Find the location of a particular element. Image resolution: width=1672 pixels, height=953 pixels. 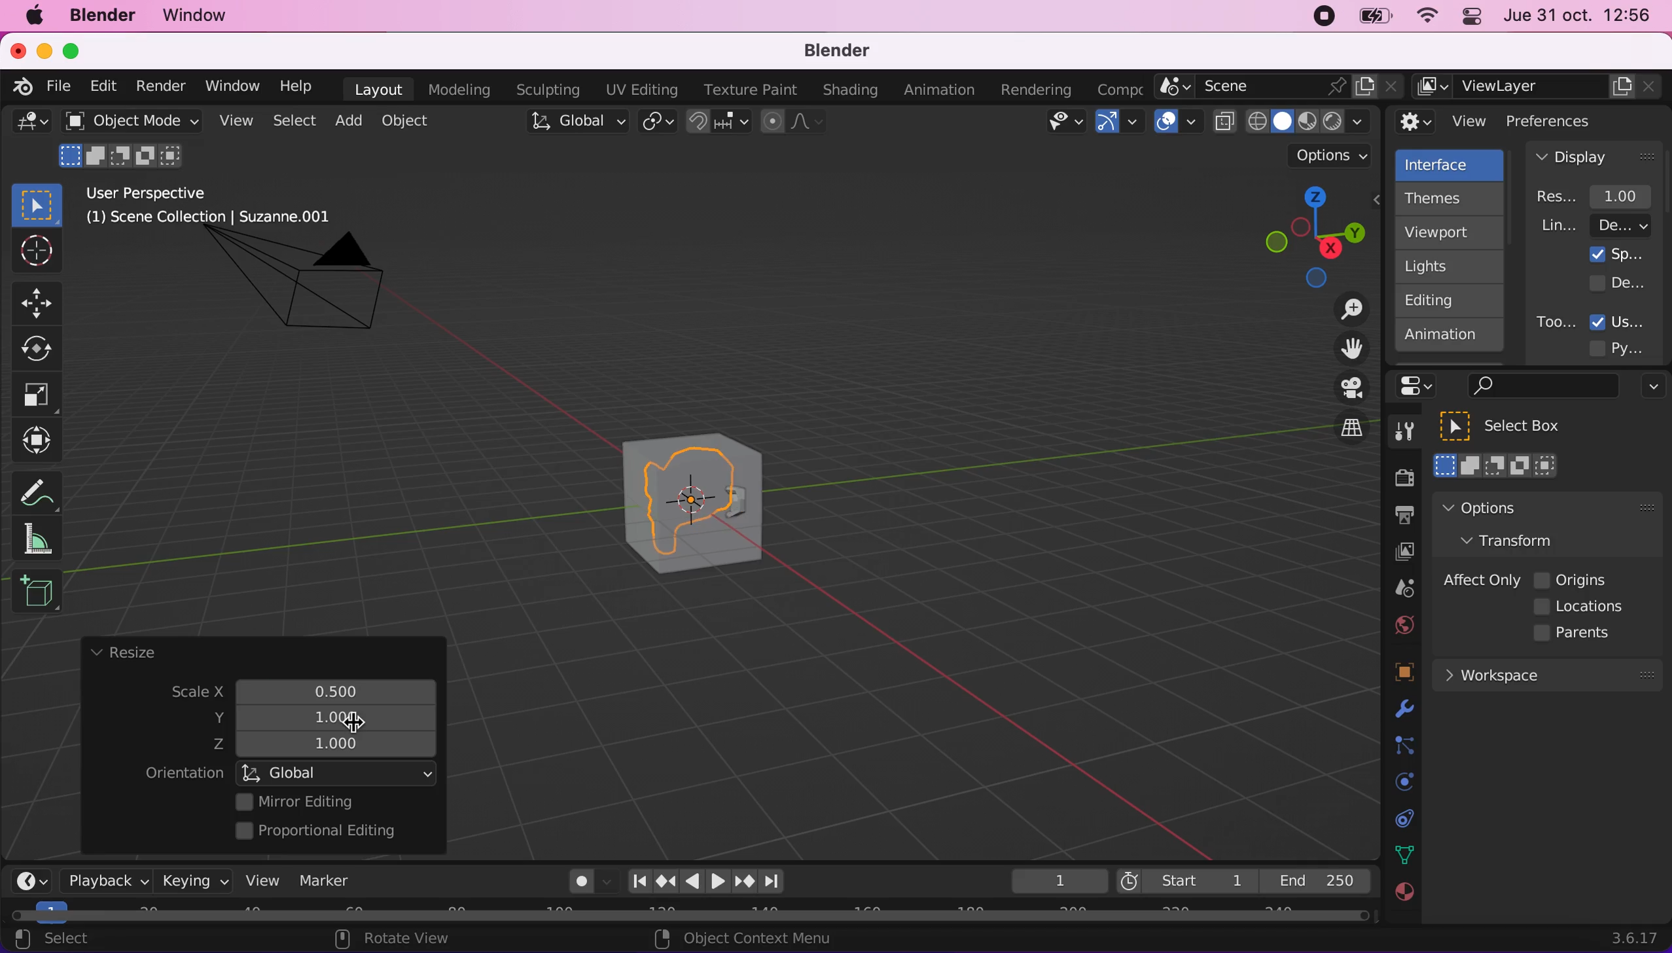

affect only is located at coordinates (1479, 580).